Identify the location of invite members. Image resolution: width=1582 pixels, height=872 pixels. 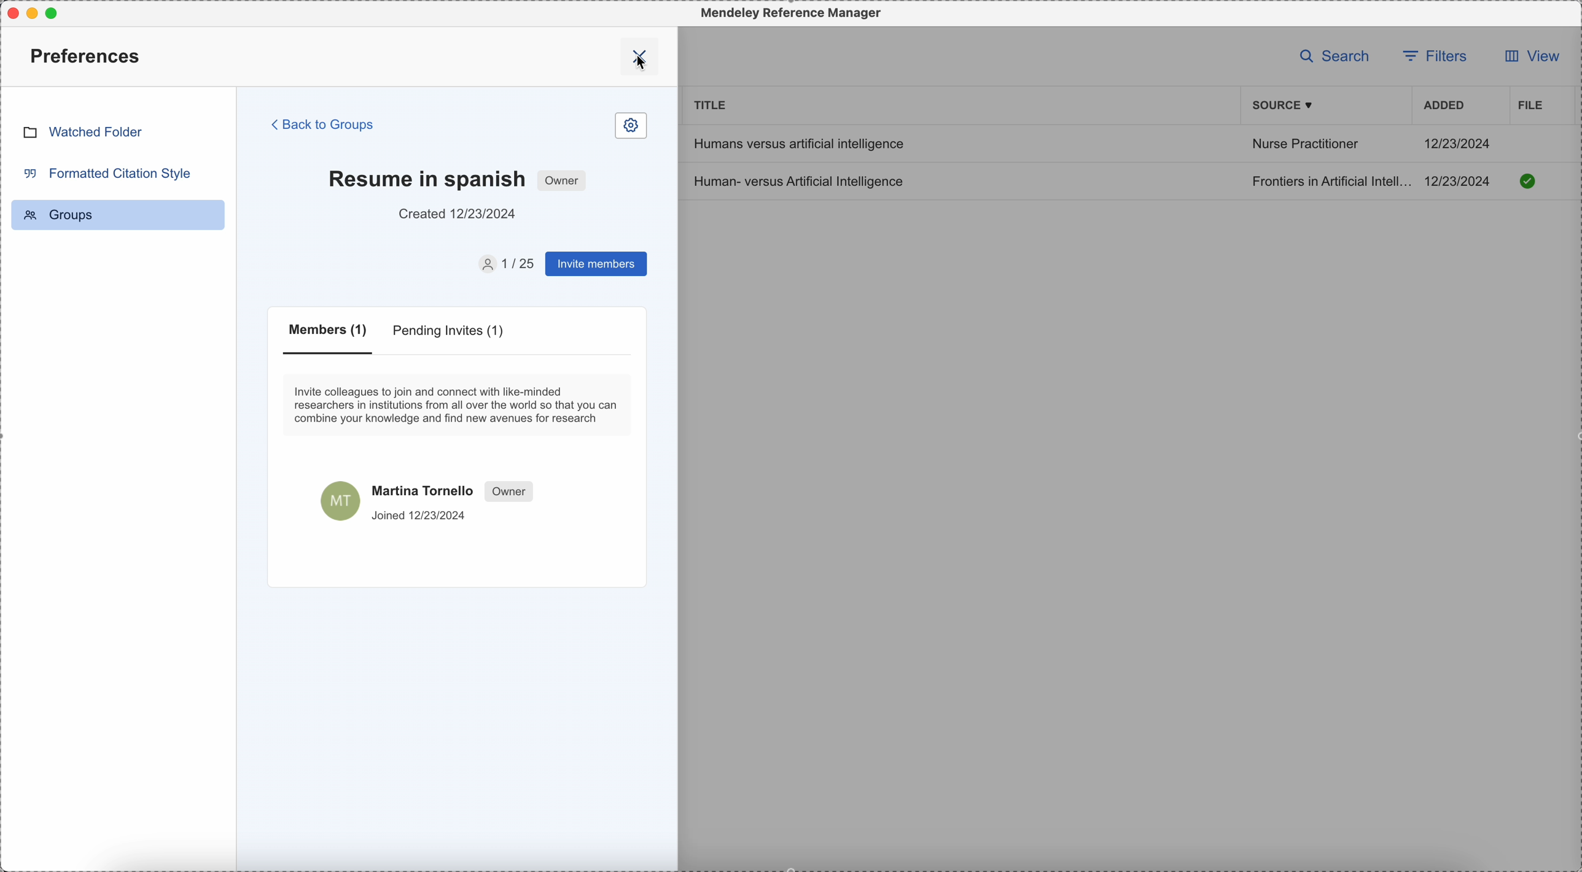
(595, 265).